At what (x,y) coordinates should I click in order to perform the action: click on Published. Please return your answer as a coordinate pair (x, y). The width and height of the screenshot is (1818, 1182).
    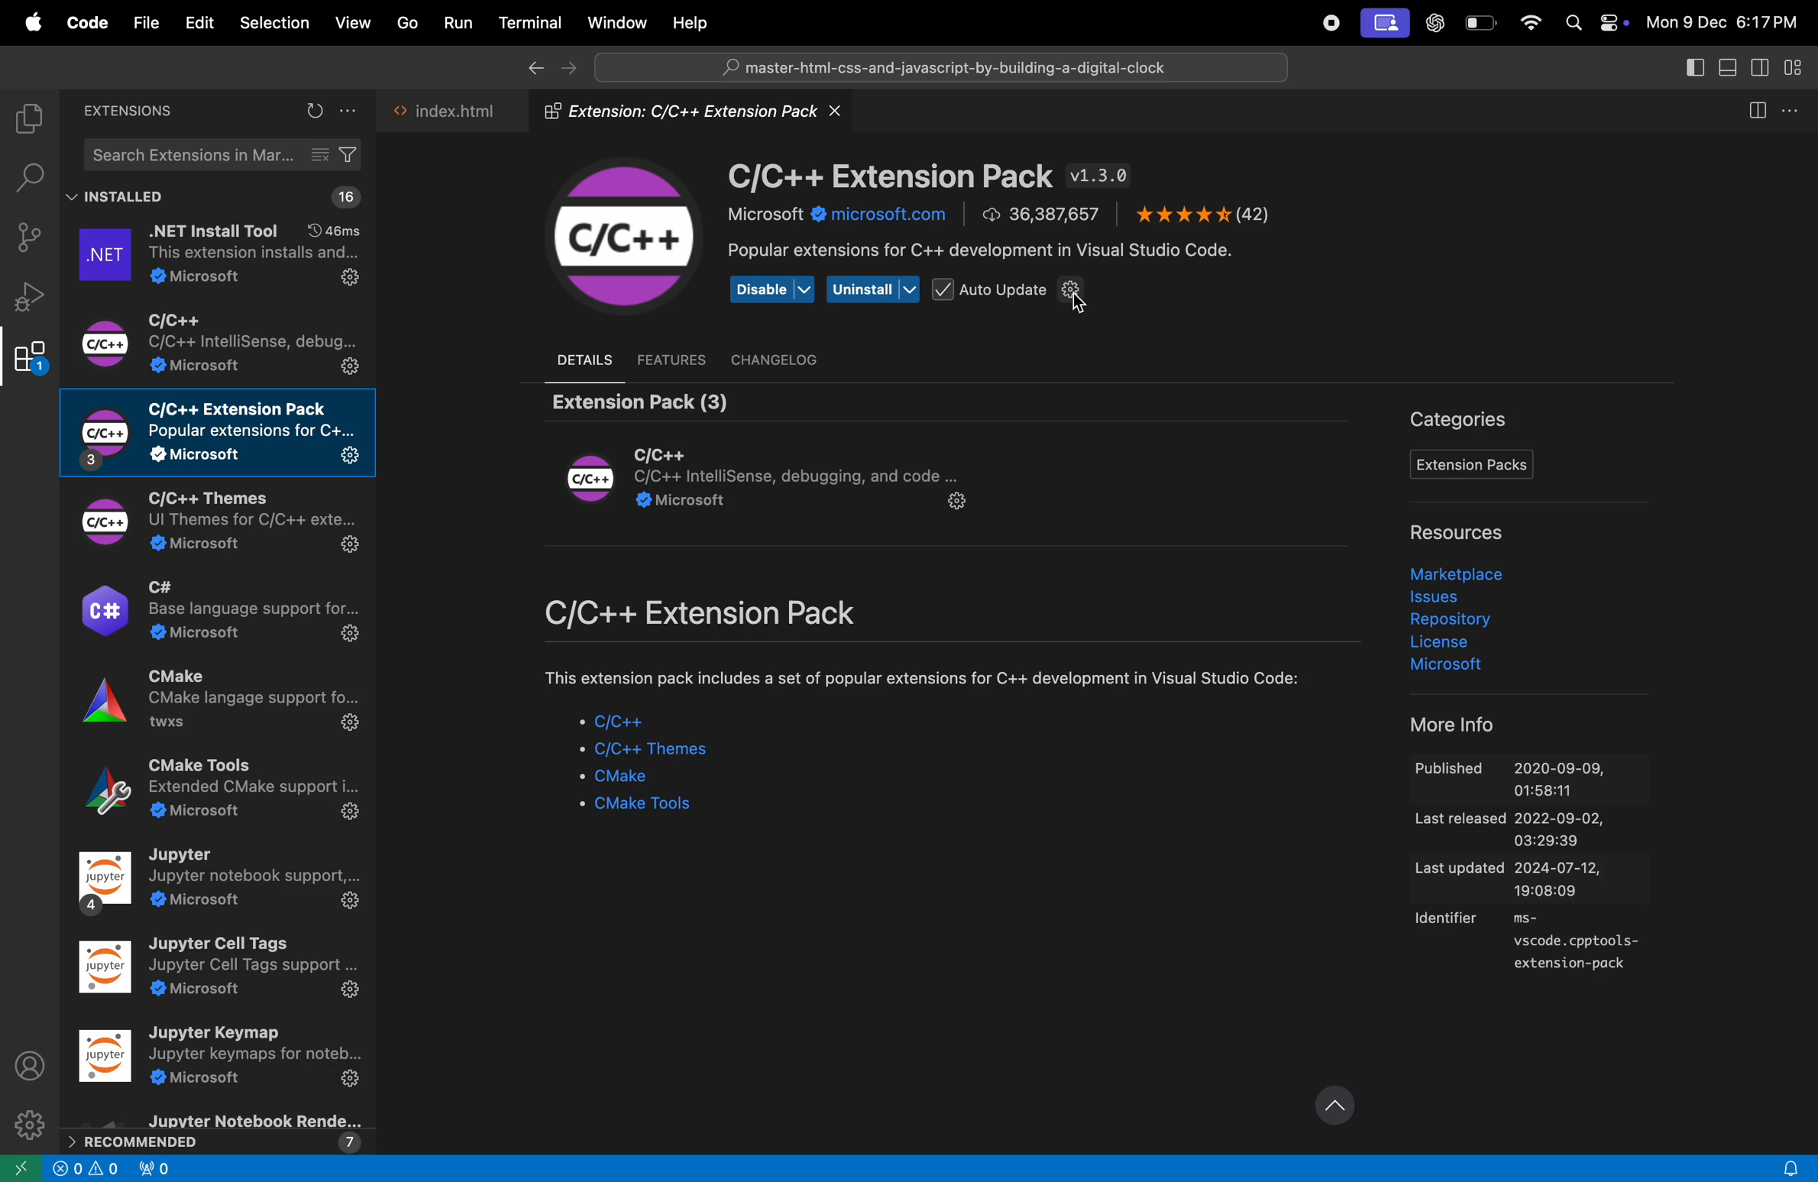
    Looking at the image, I should click on (1535, 778).